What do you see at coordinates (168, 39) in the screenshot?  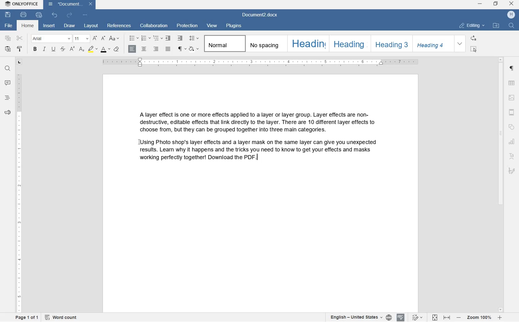 I see `DECREASE INDENT` at bounding box center [168, 39].